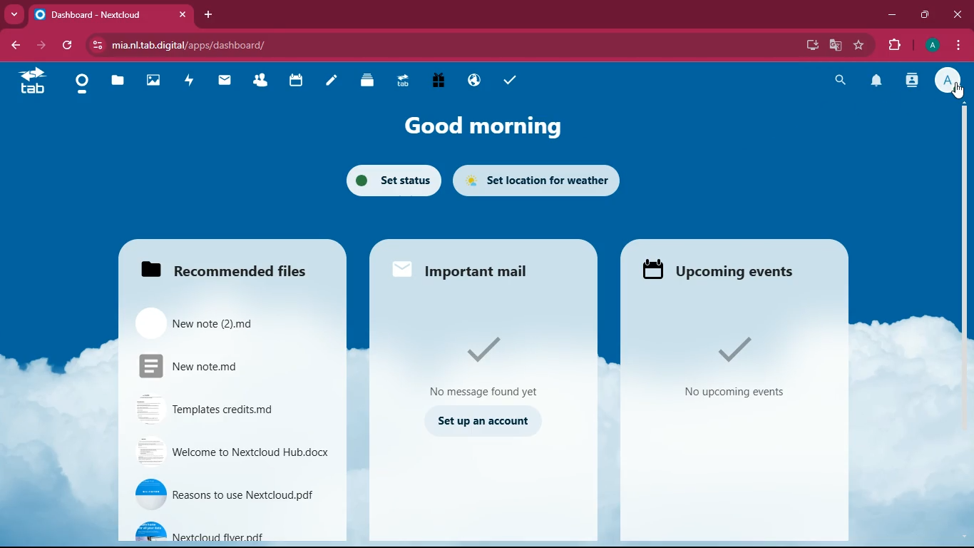 The height and width of the screenshot is (548, 974). What do you see at coordinates (733, 392) in the screenshot?
I see `No upcoming events` at bounding box center [733, 392].